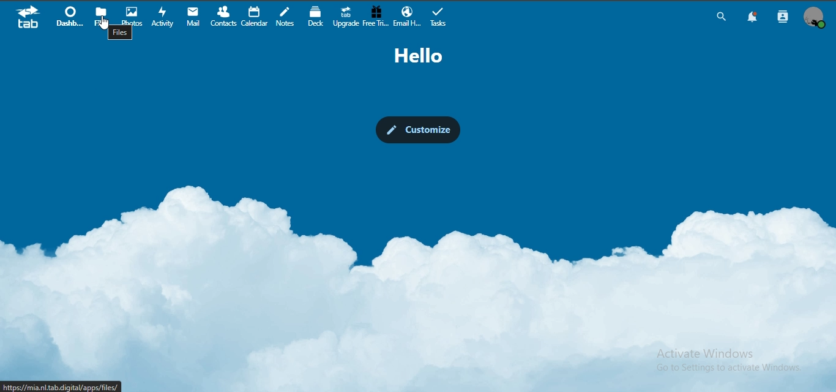  Describe the element at coordinates (29, 18) in the screenshot. I see `tab` at that location.